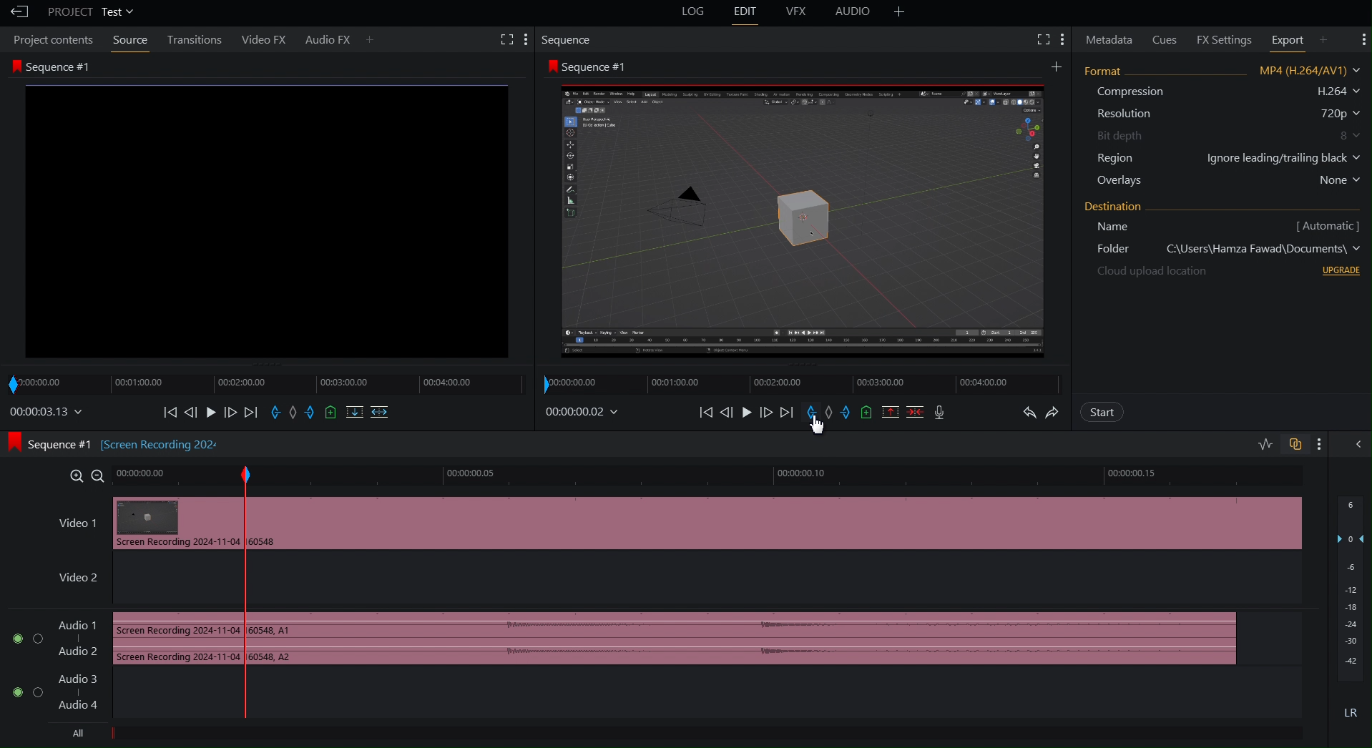 This screenshot has height=748, width=1372. What do you see at coordinates (1322, 445) in the screenshot?
I see `More` at bounding box center [1322, 445].